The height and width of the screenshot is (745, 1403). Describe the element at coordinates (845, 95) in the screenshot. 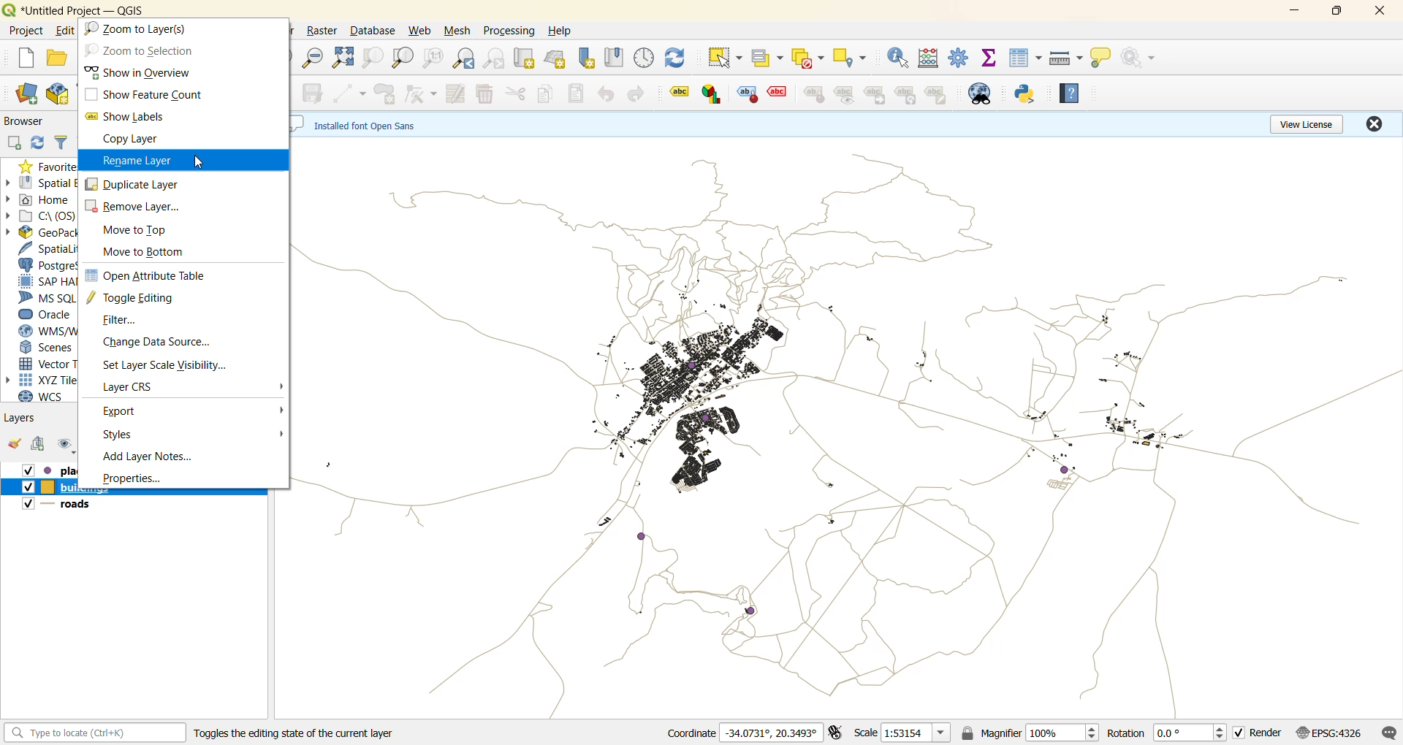

I see `preview` at that location.